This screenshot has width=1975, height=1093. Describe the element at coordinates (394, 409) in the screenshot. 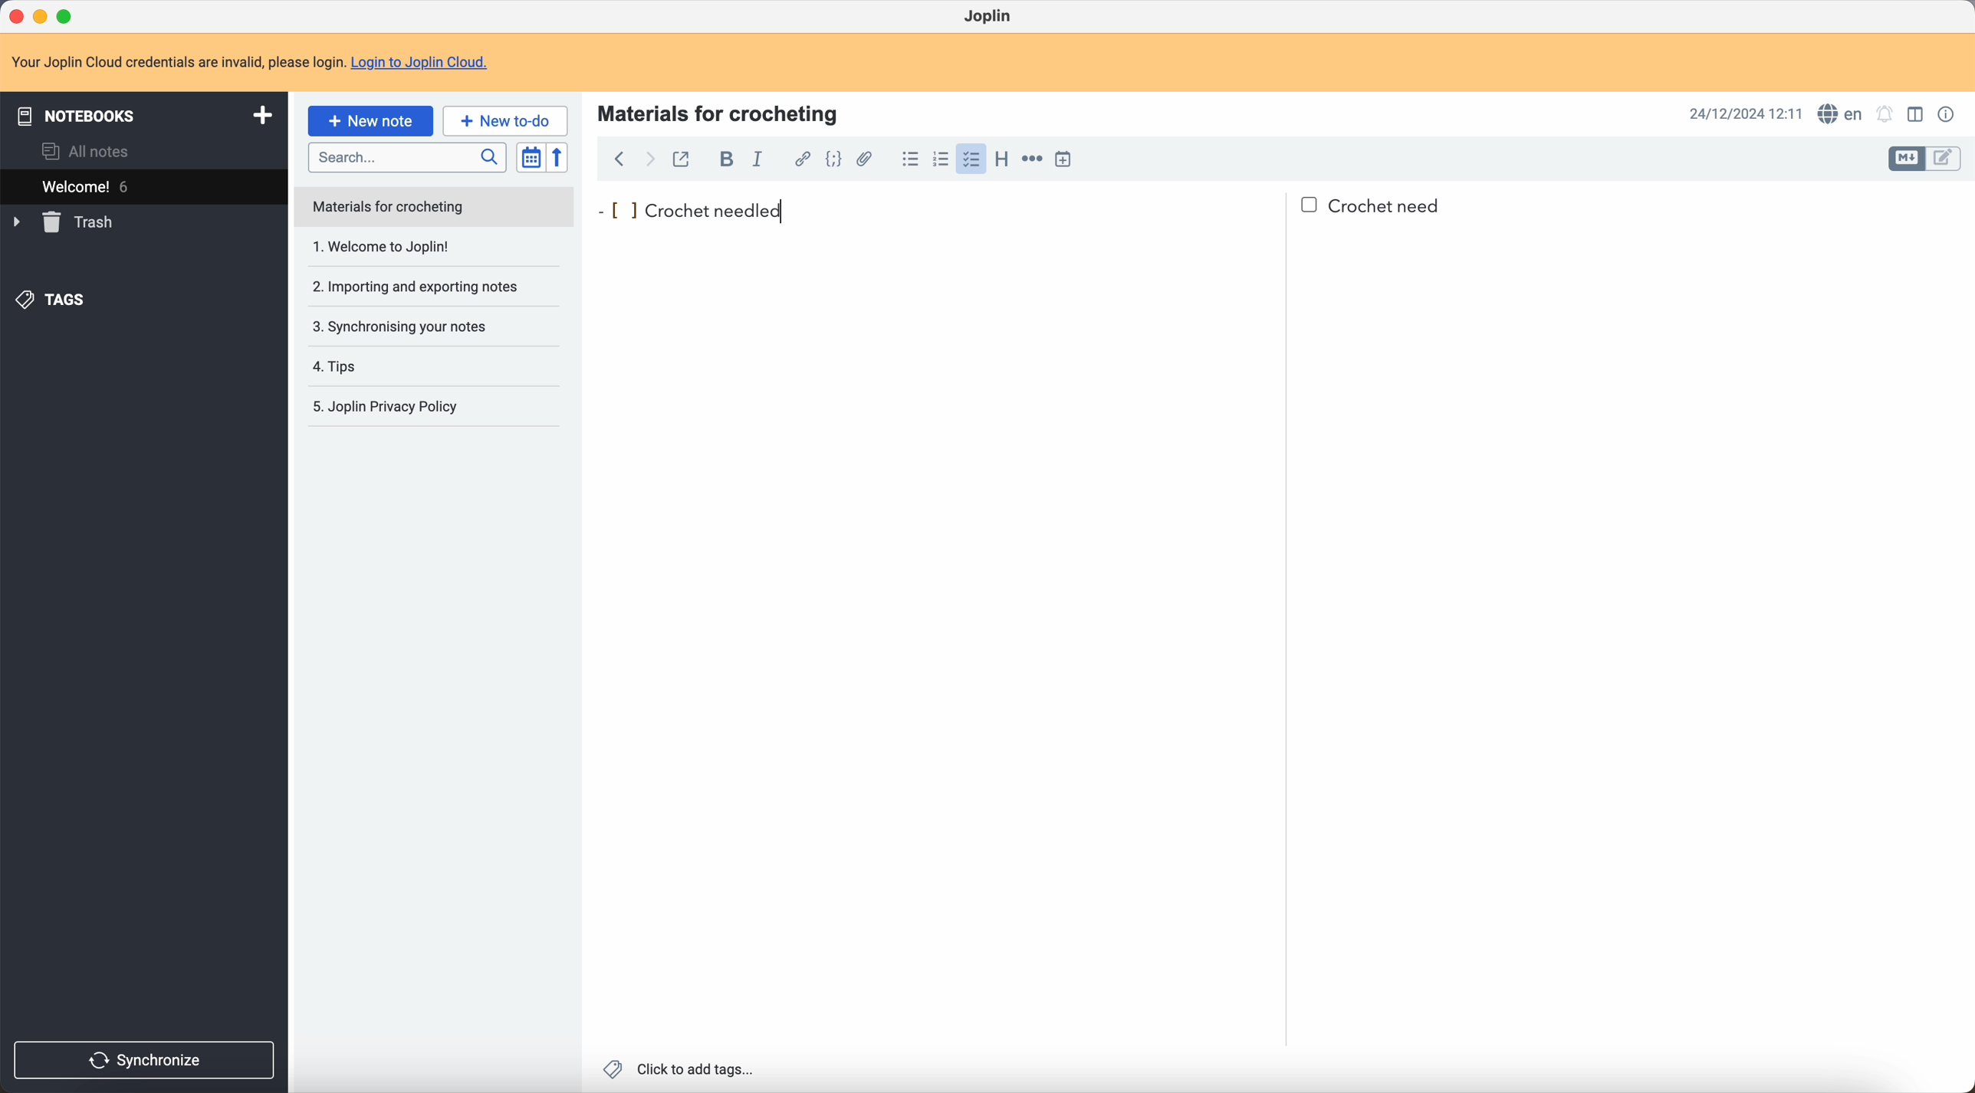

I see `Joplin privacy policy` at that location.